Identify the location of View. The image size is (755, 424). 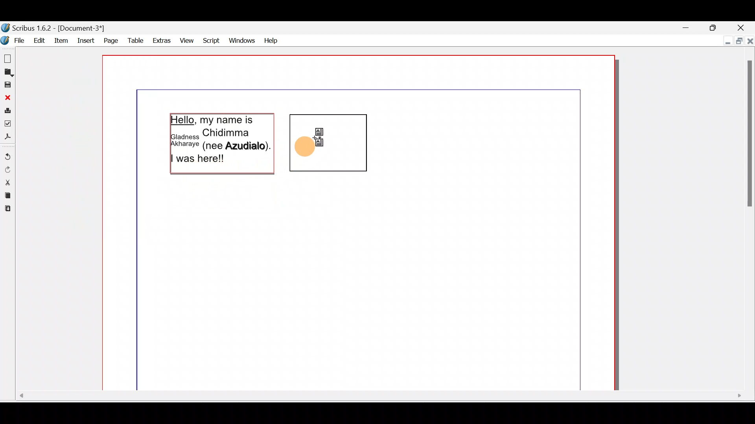
(188, 39).